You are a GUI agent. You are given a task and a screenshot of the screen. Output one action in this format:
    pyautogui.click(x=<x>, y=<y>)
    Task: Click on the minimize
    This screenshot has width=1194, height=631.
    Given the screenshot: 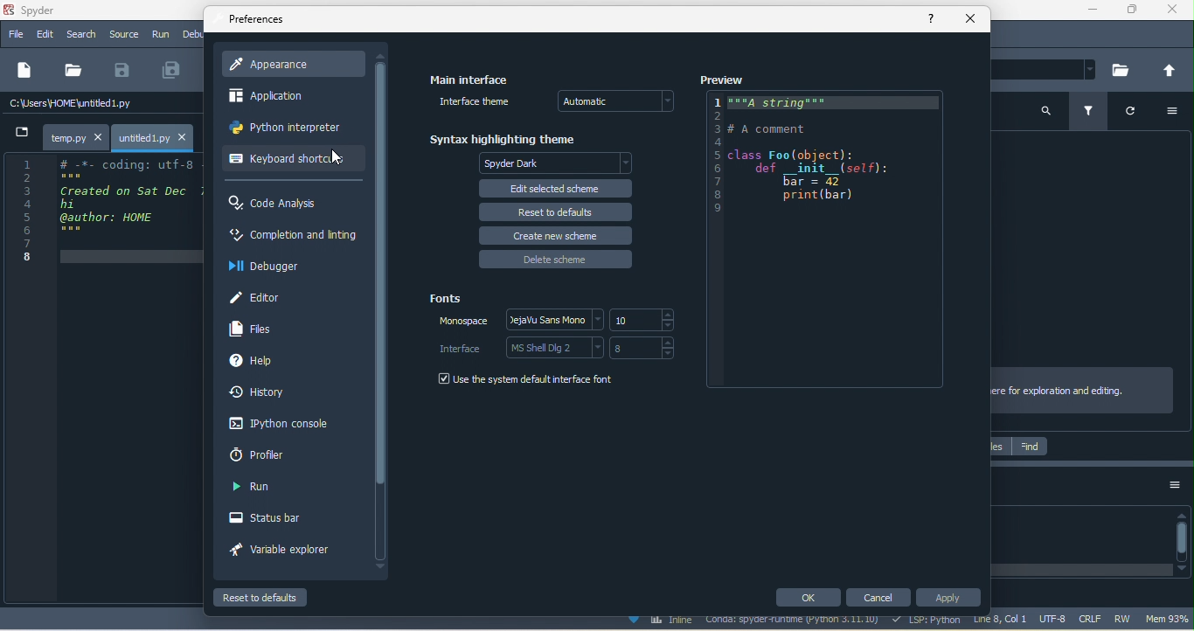 What is the action you would take?
    pyautogui.click(x=1097, y=11)
    